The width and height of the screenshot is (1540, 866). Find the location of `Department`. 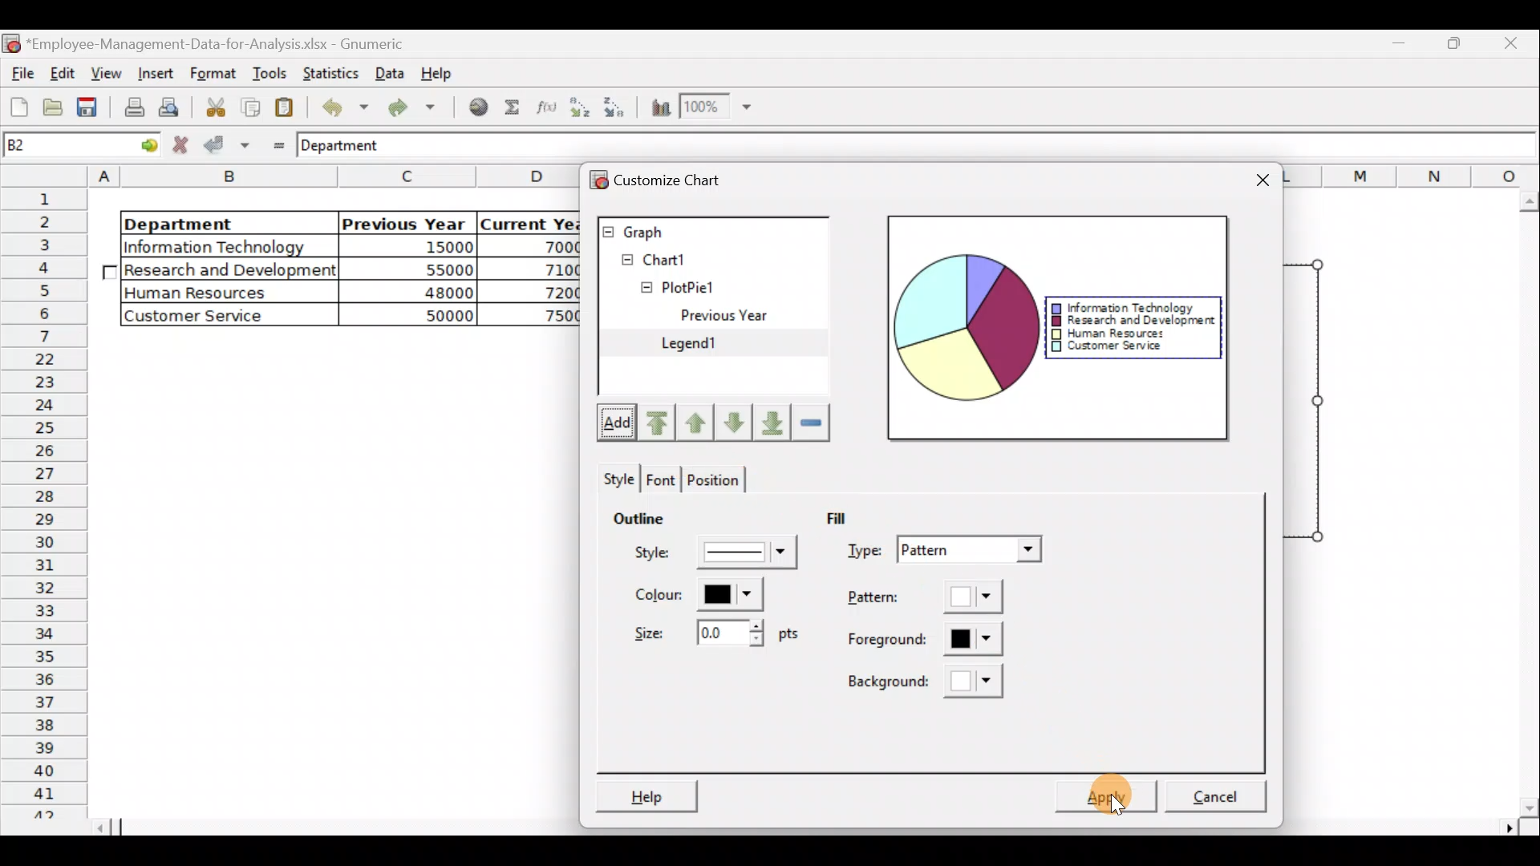

Department is located at coordinates (218, 223).